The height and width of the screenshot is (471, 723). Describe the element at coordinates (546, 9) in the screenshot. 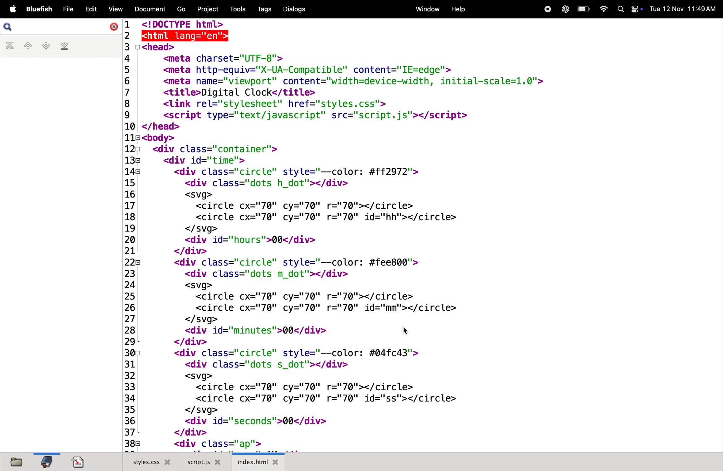

I see `record` at that location.